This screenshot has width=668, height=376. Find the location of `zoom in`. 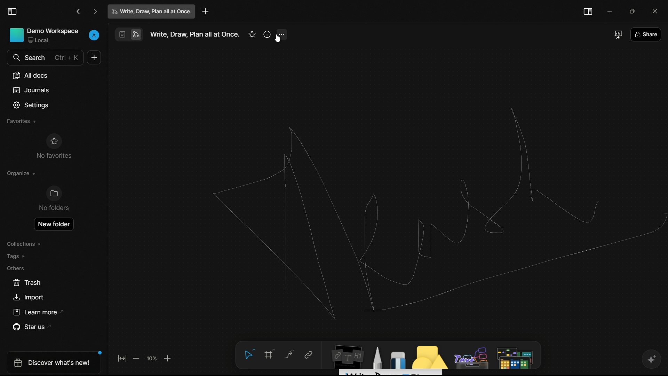

zoom in is located at coordinates (167, 359).